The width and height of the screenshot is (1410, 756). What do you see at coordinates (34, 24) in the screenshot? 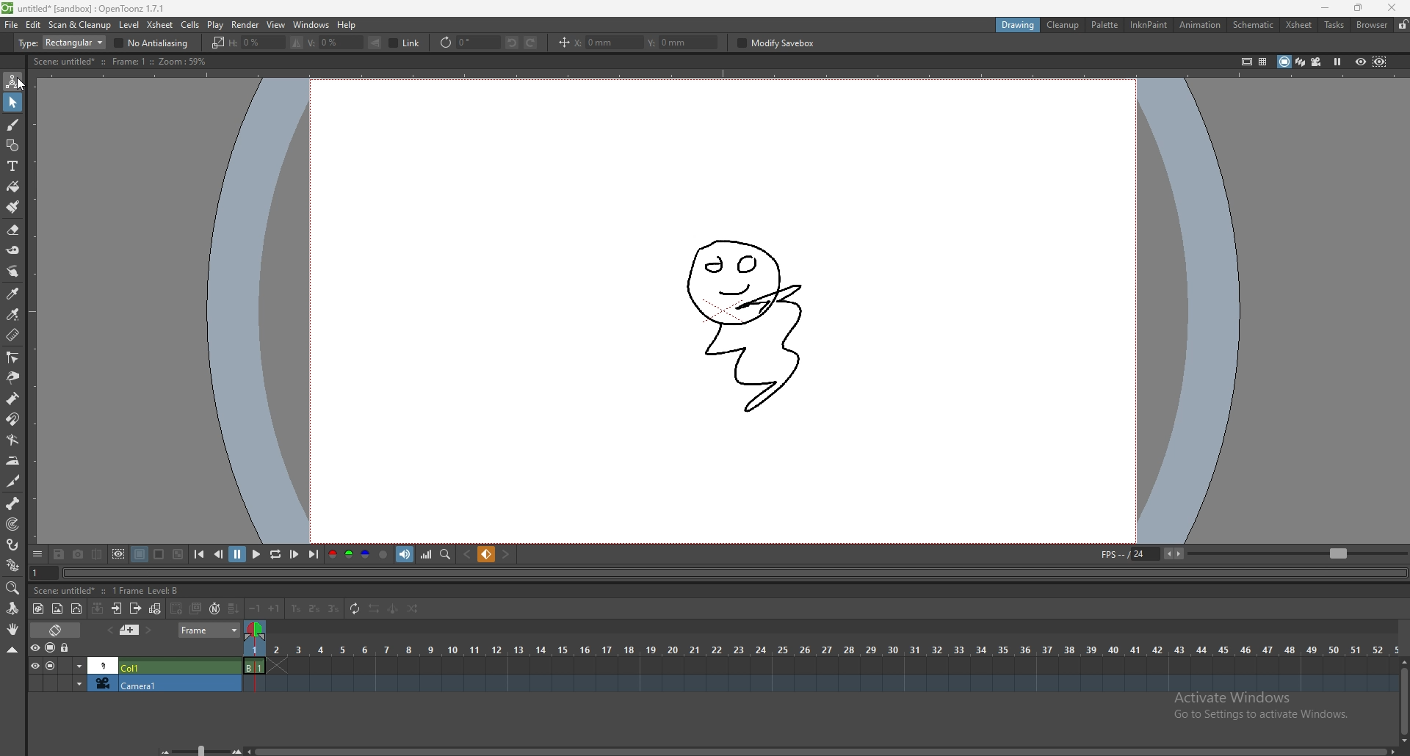
I see `edit` at bounding box center [34, 24].